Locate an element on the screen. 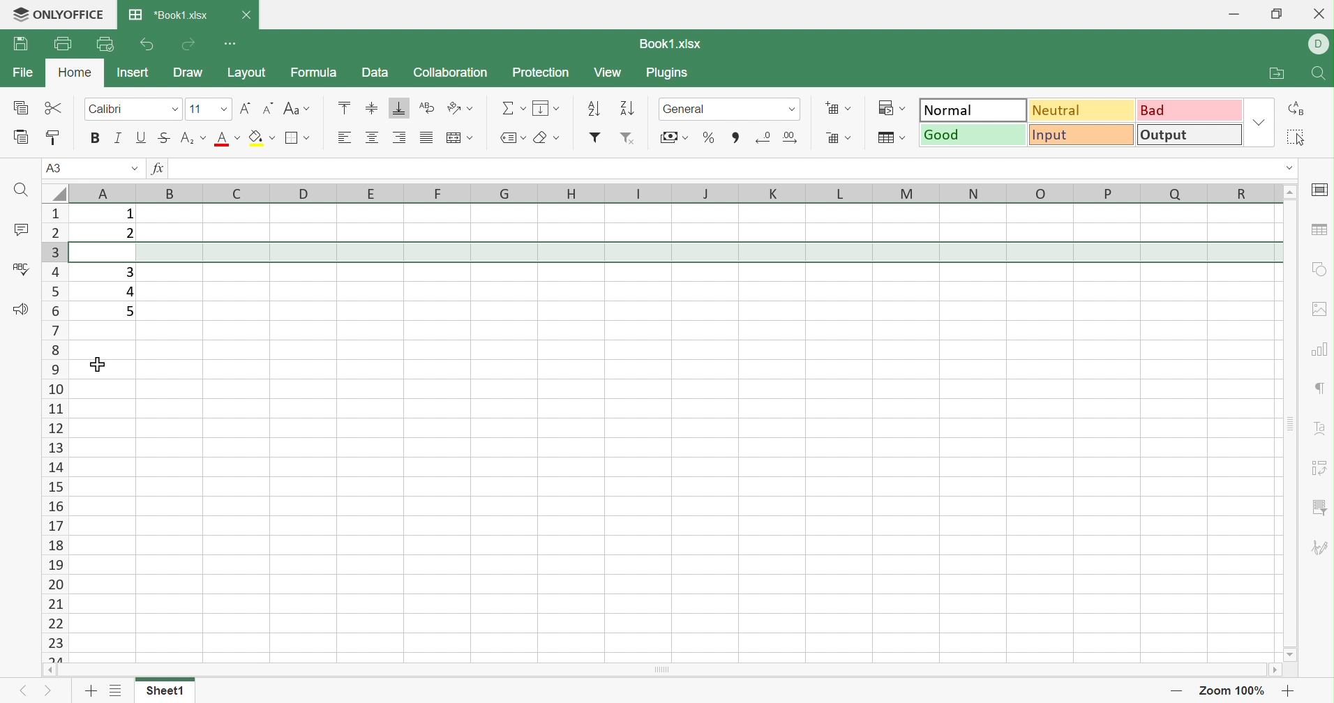 The height and width of the screenshot is (703, 1334). Drop Down is located at coordinates (204, 137).